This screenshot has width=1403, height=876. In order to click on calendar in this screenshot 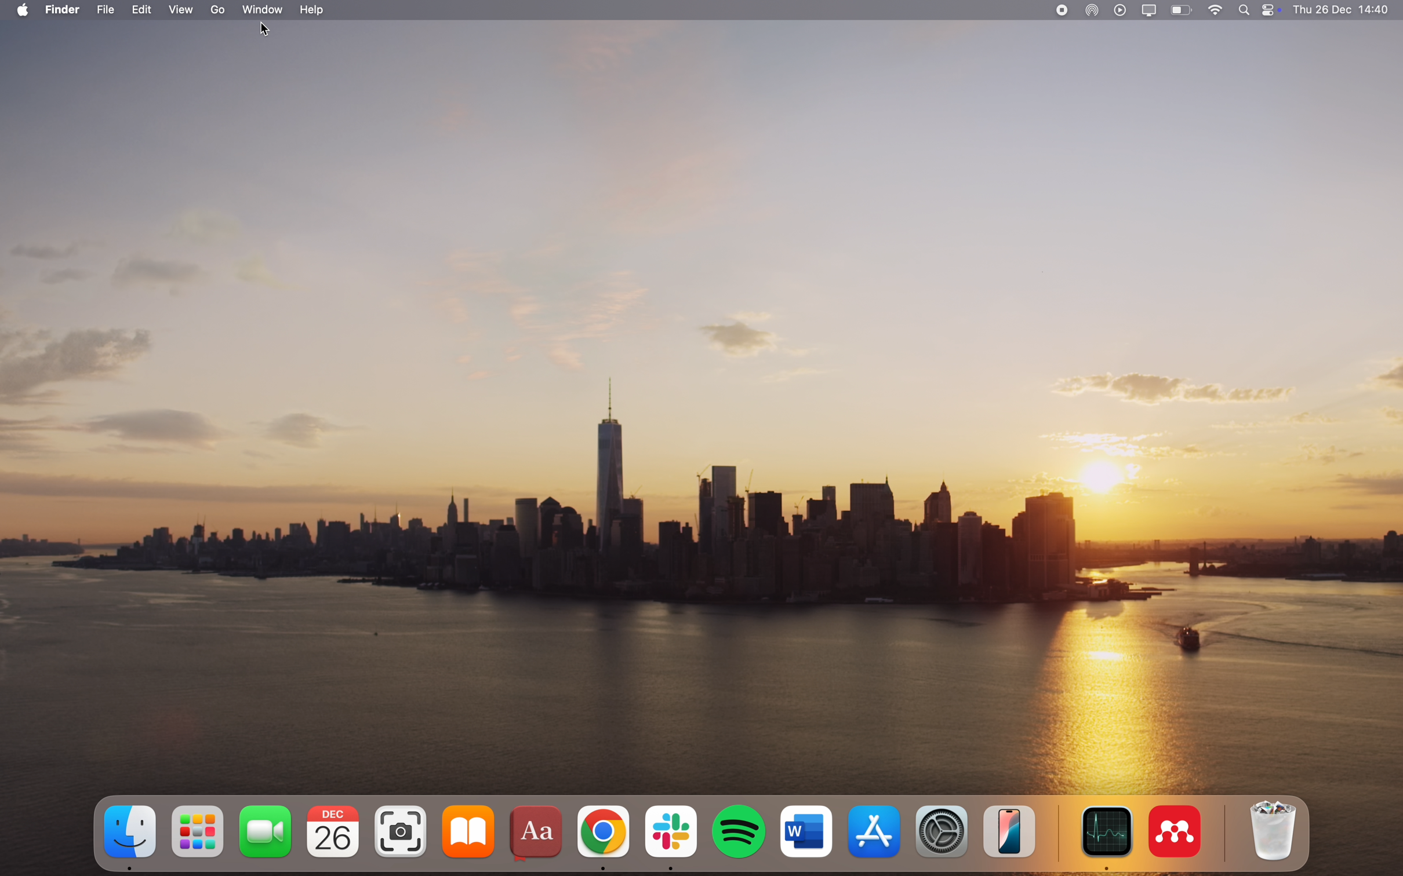, I will do `click(334, 831)`.